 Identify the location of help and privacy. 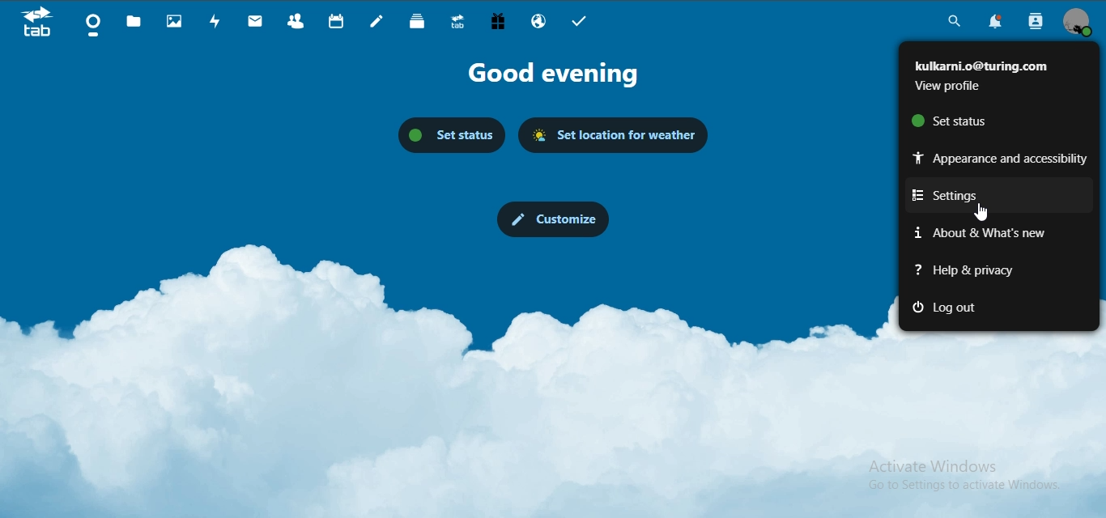
(969, 273).